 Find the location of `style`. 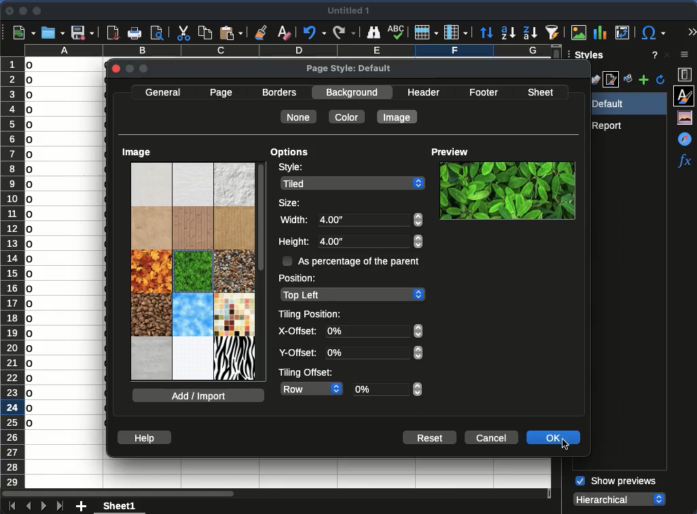

style is located at coordinates (290, 169).